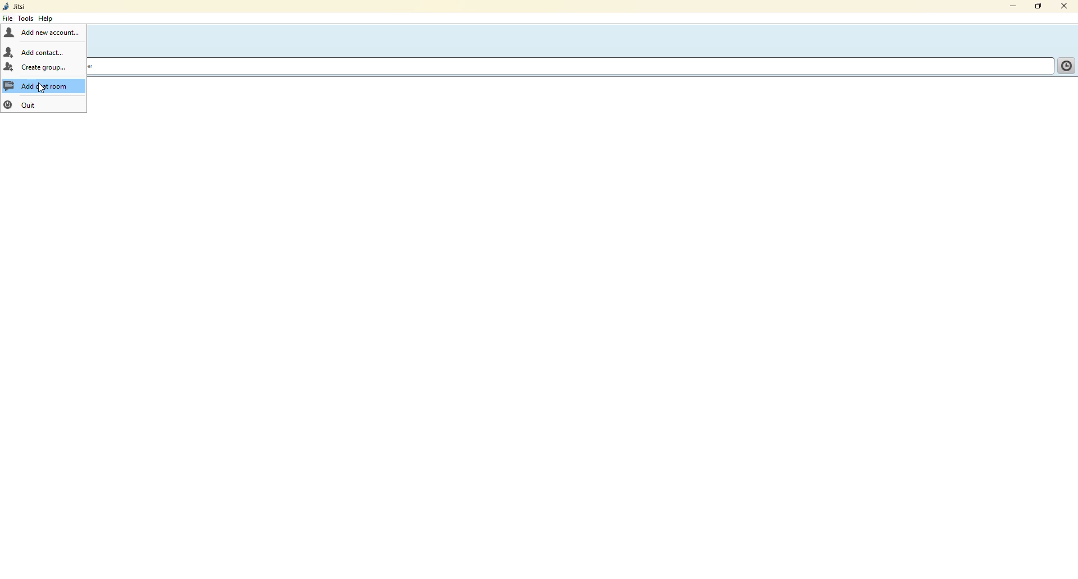 The image size is (1078, 579). Describe the element at coordinates (10, 32) in the screenshot. I see `add account icon` at that location.